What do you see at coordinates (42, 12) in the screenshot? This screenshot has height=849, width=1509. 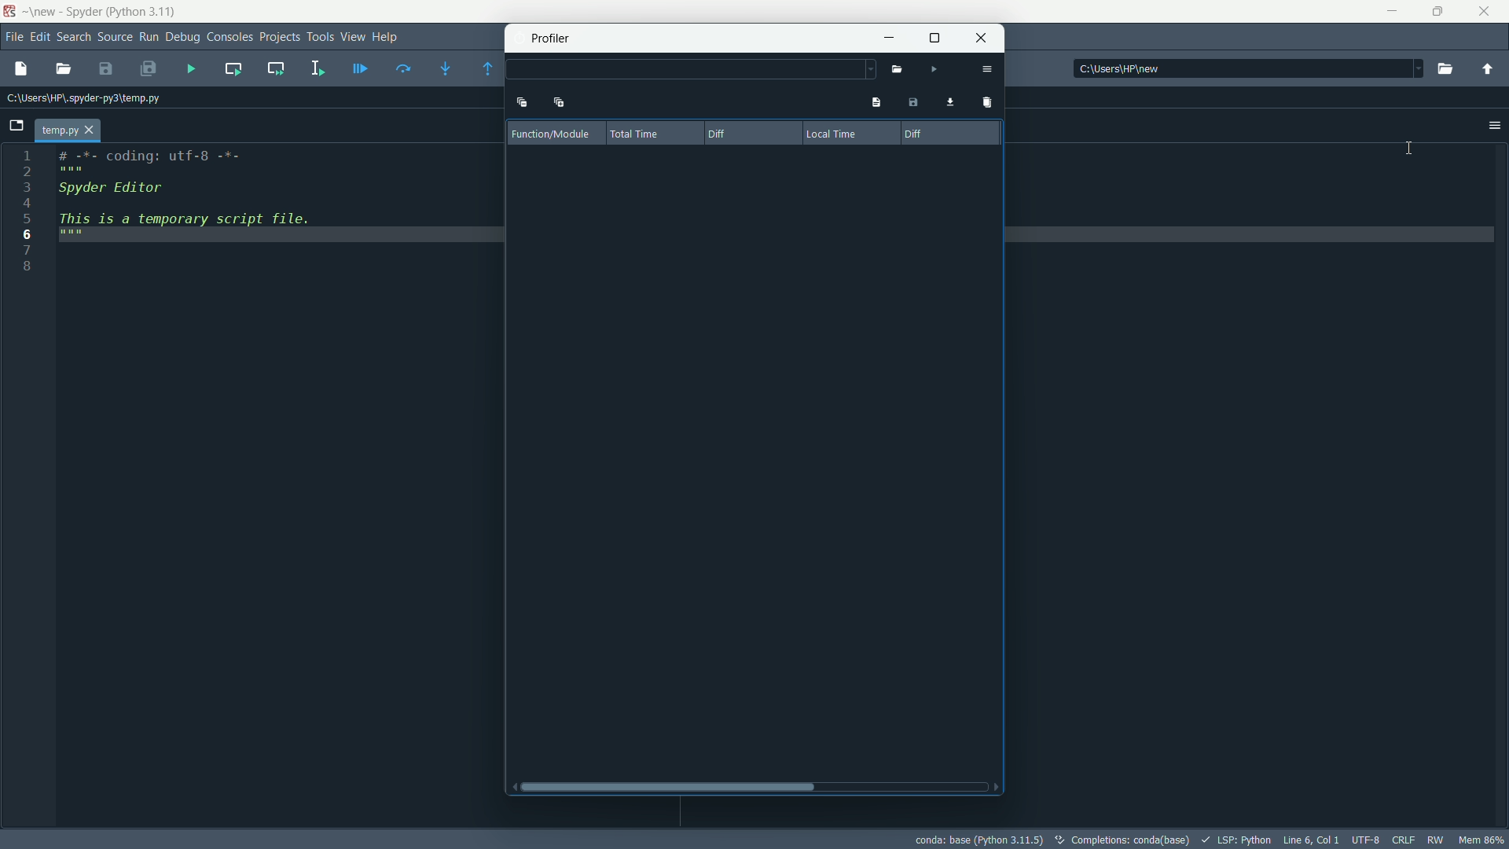 I see `new` at bounding box center [42, 12].